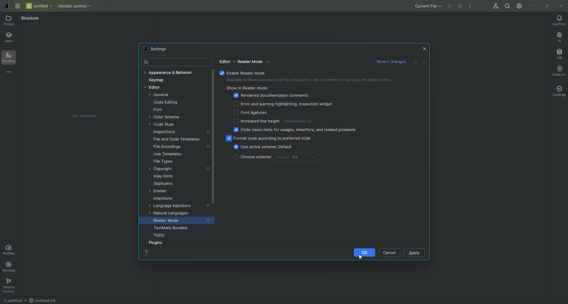  I want to click on Search, so click(146, 62).